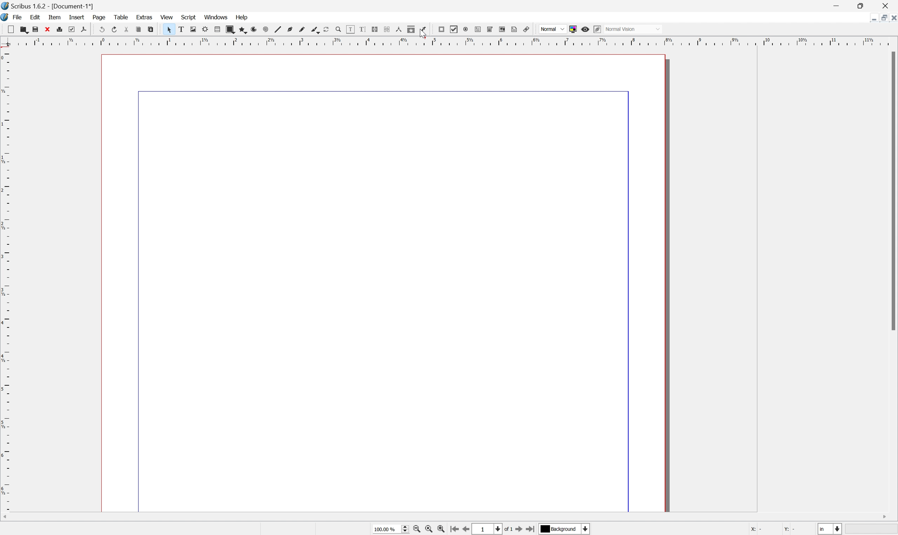 This screenshot has width=898, height=535. Describe the element at coordinates (574, 28) in the screenshot. I see `Toggle color management system` at that location.